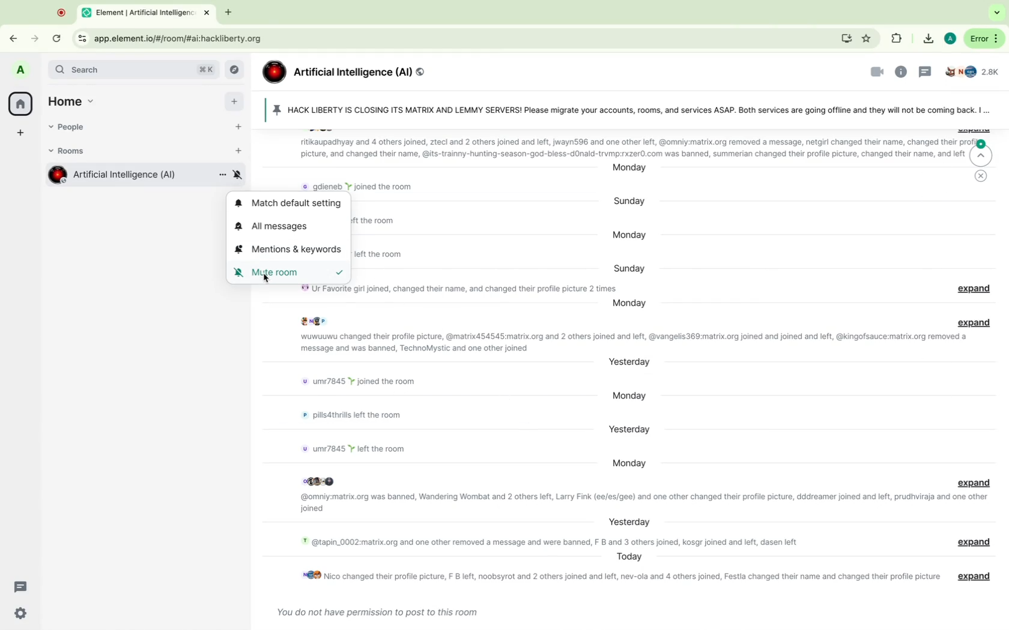 Image resolution: width=1009 pixels, height=630 pixels. I want to click on all messages, so click(286, 227).